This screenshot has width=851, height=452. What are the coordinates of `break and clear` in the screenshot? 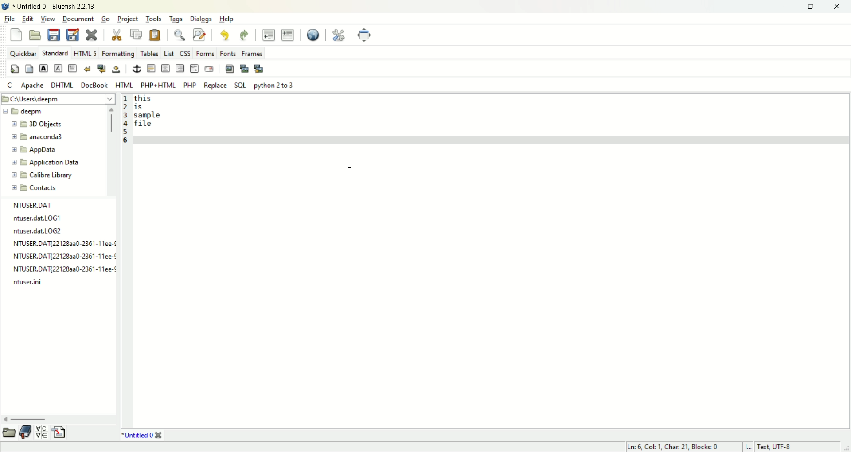 It's located at (102, 68).